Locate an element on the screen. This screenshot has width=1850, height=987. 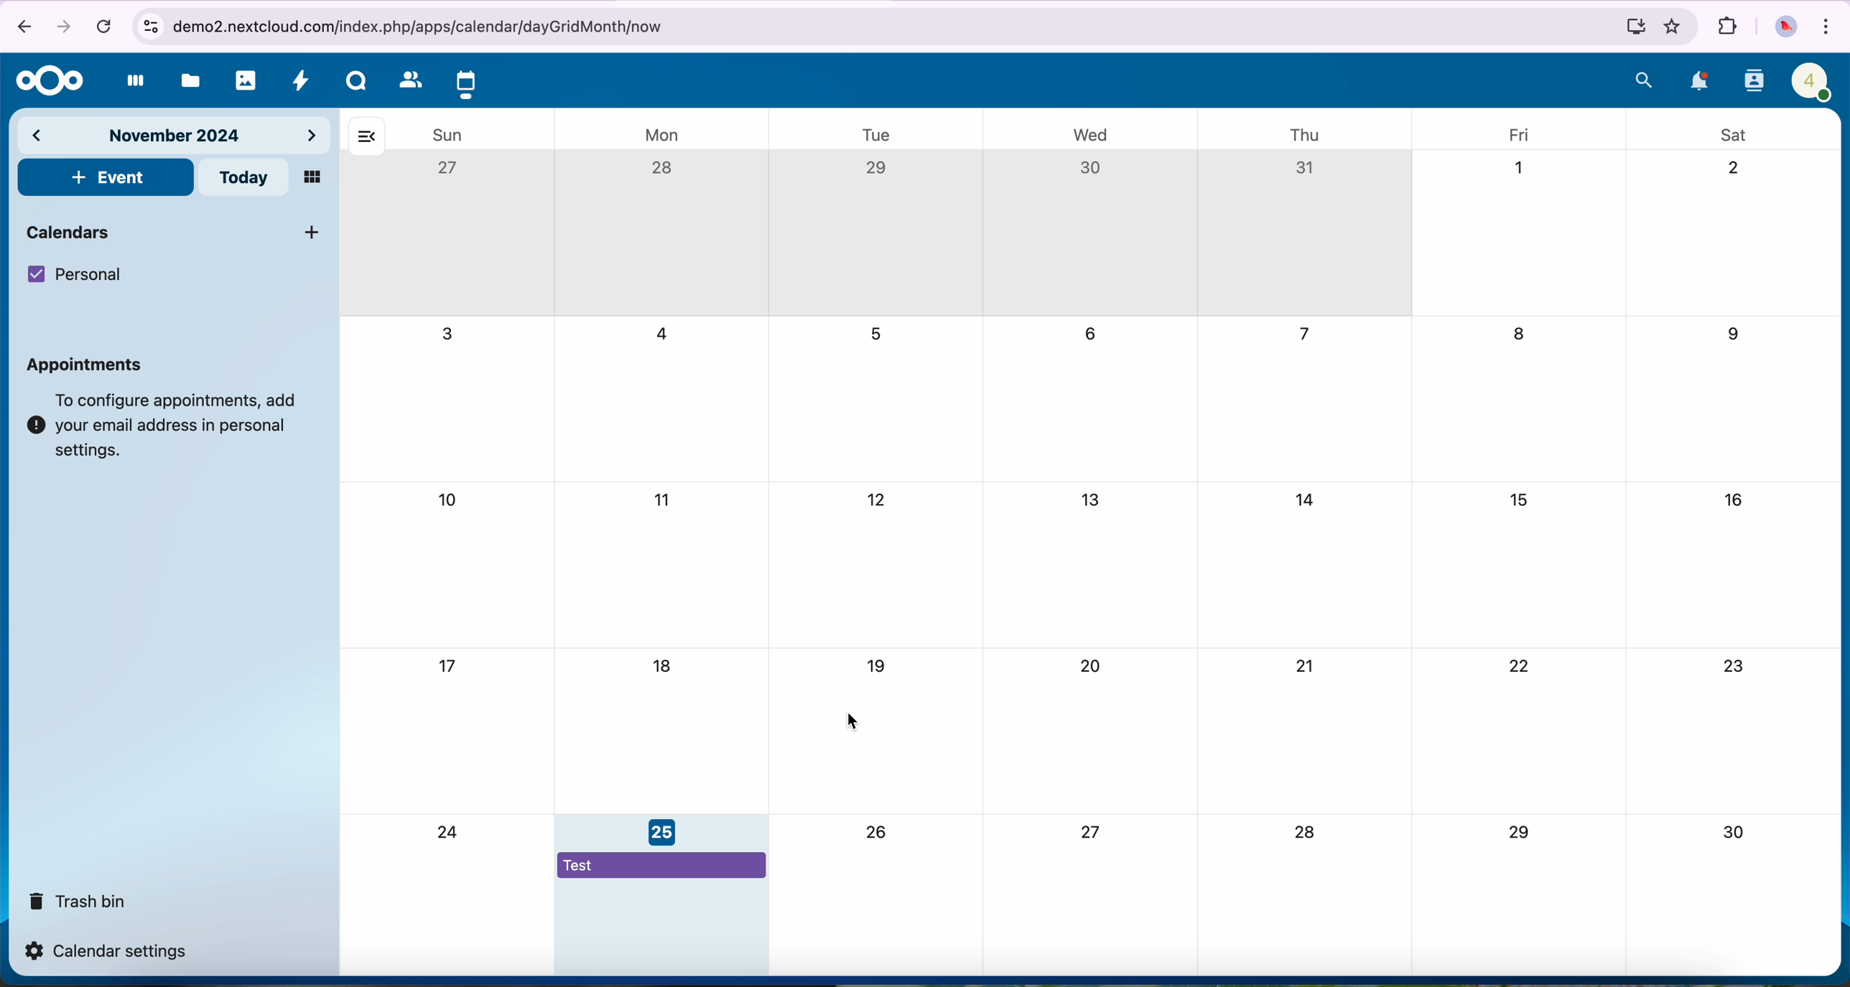
10 is located at coordinates (449, 499).